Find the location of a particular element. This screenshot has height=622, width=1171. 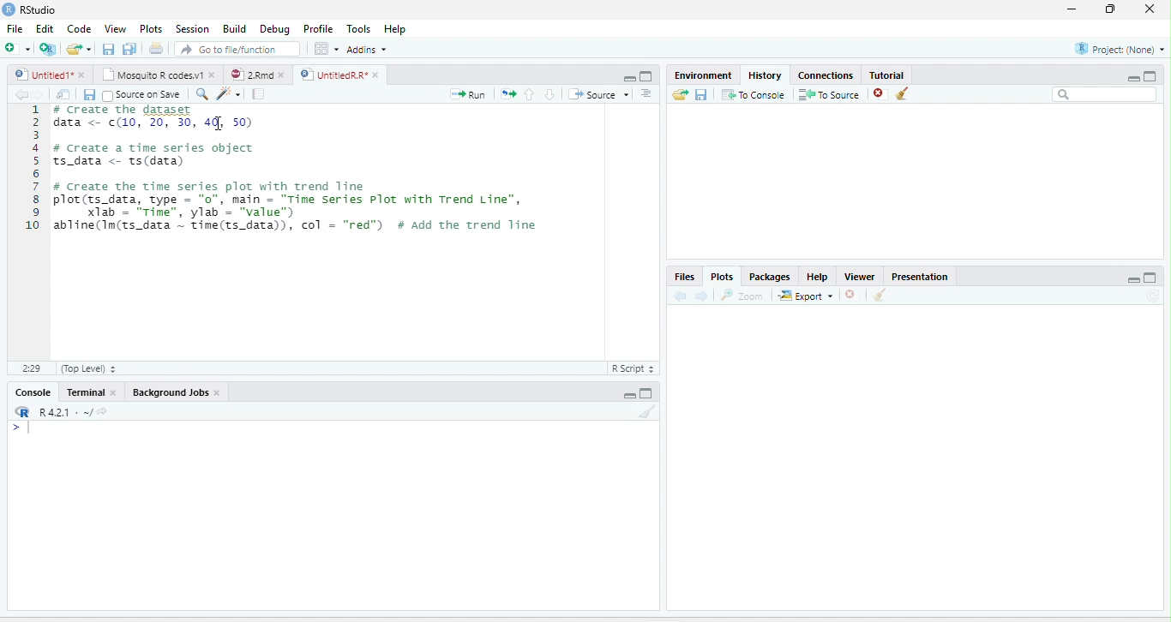

Go to next section/chunk is located at coordinates (549, 94).